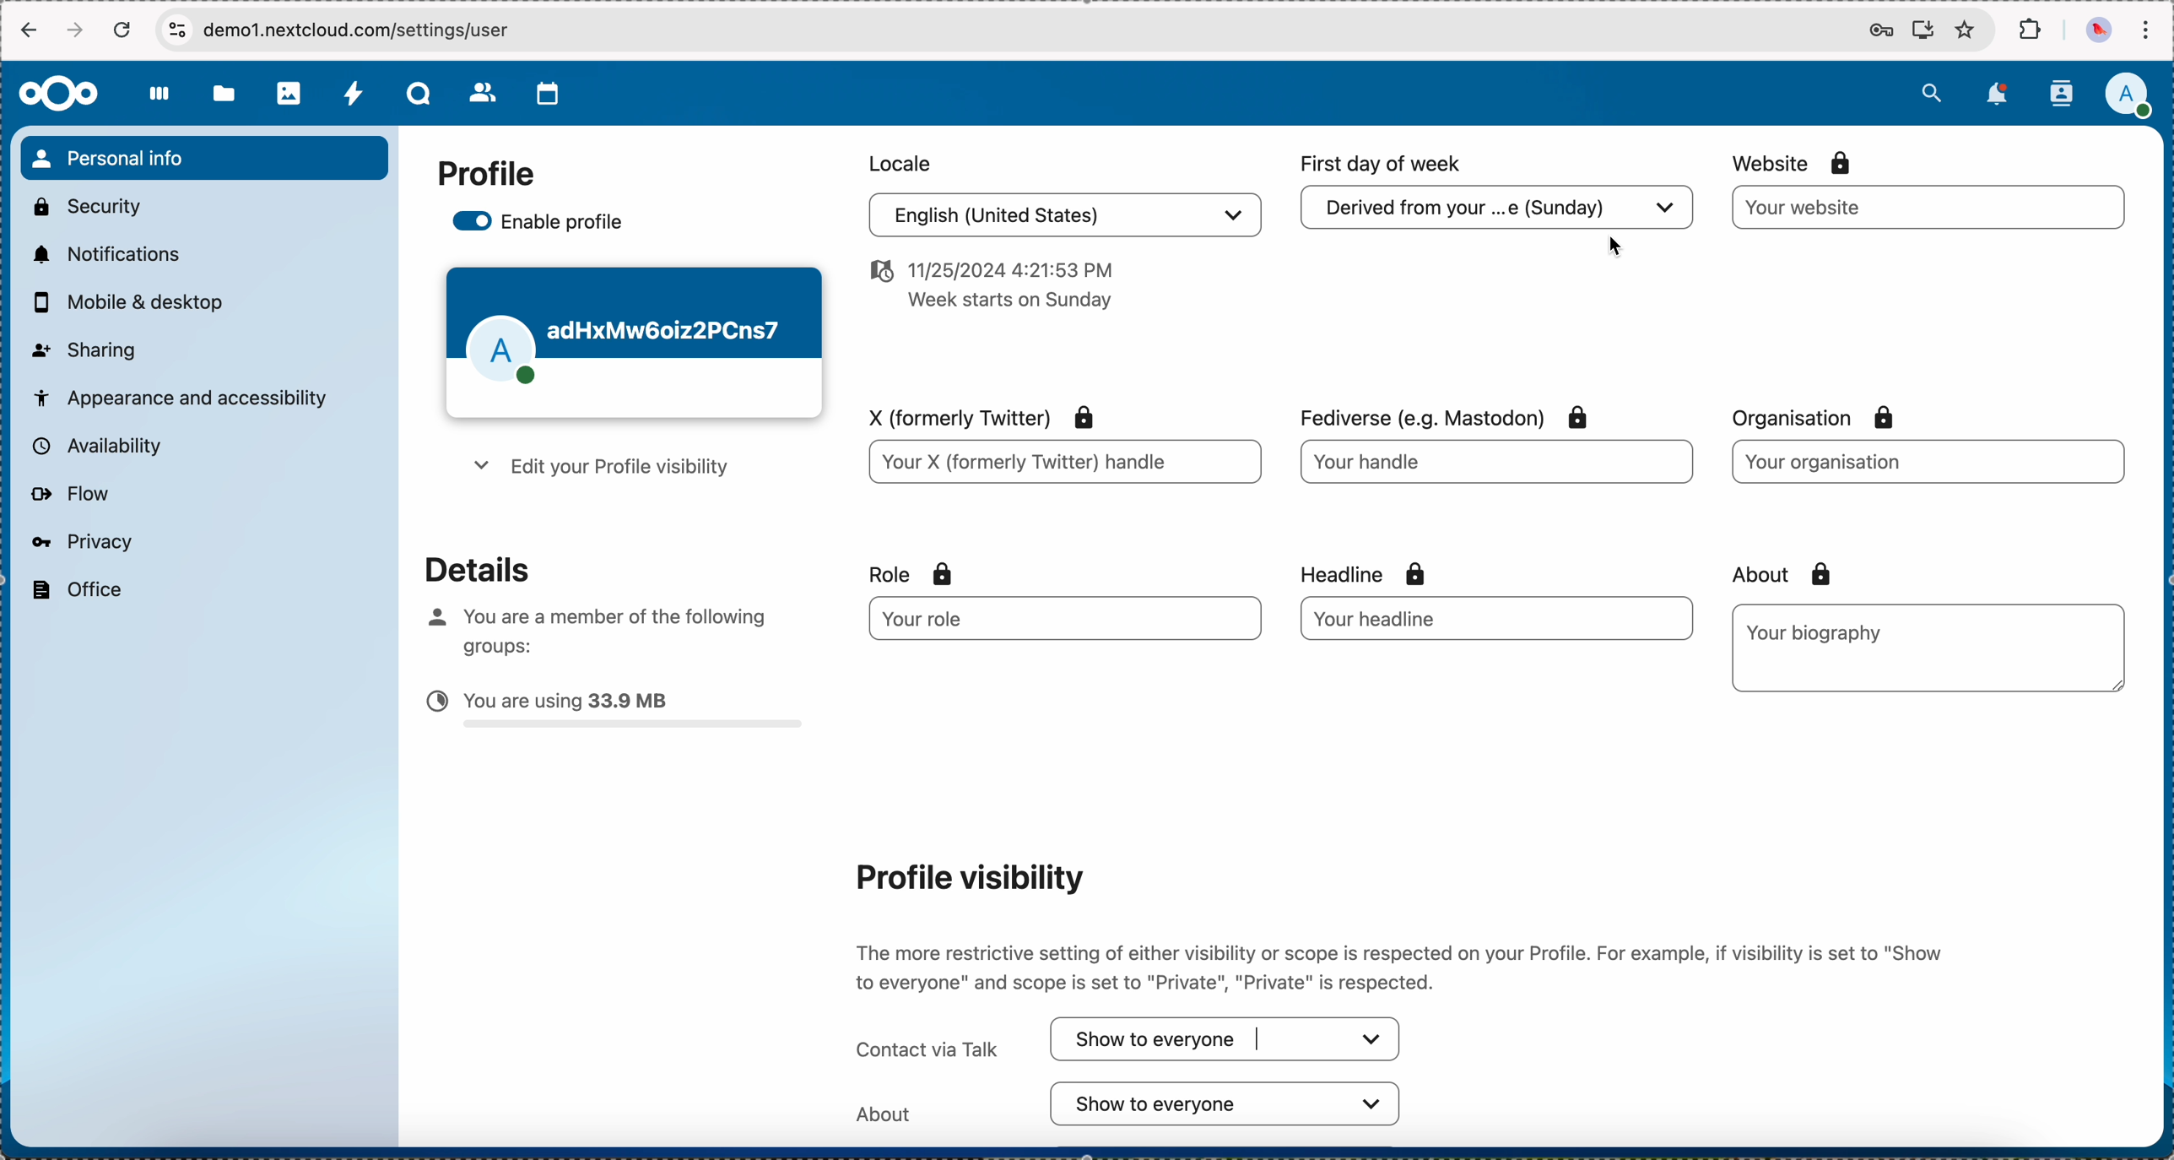 This screenshot has width=2174, height=1160. Describe the element at coordinates (160, 103) in the screenshot. I see `dashboard` at that location.